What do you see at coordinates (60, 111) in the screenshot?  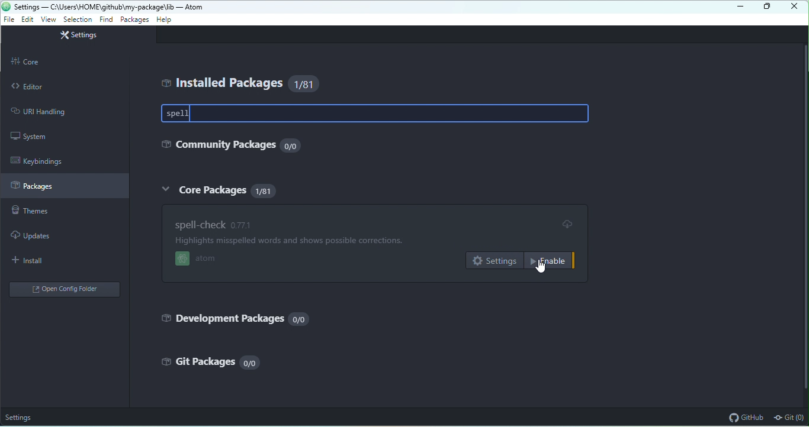 I see `URI handling` at bounding box center [60, 111].